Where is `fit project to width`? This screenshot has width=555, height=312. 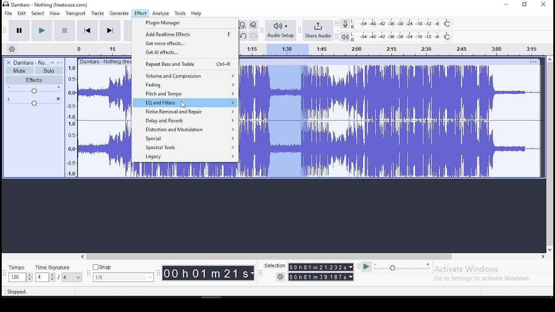
fit project to width is located at coordinates (242, 25).